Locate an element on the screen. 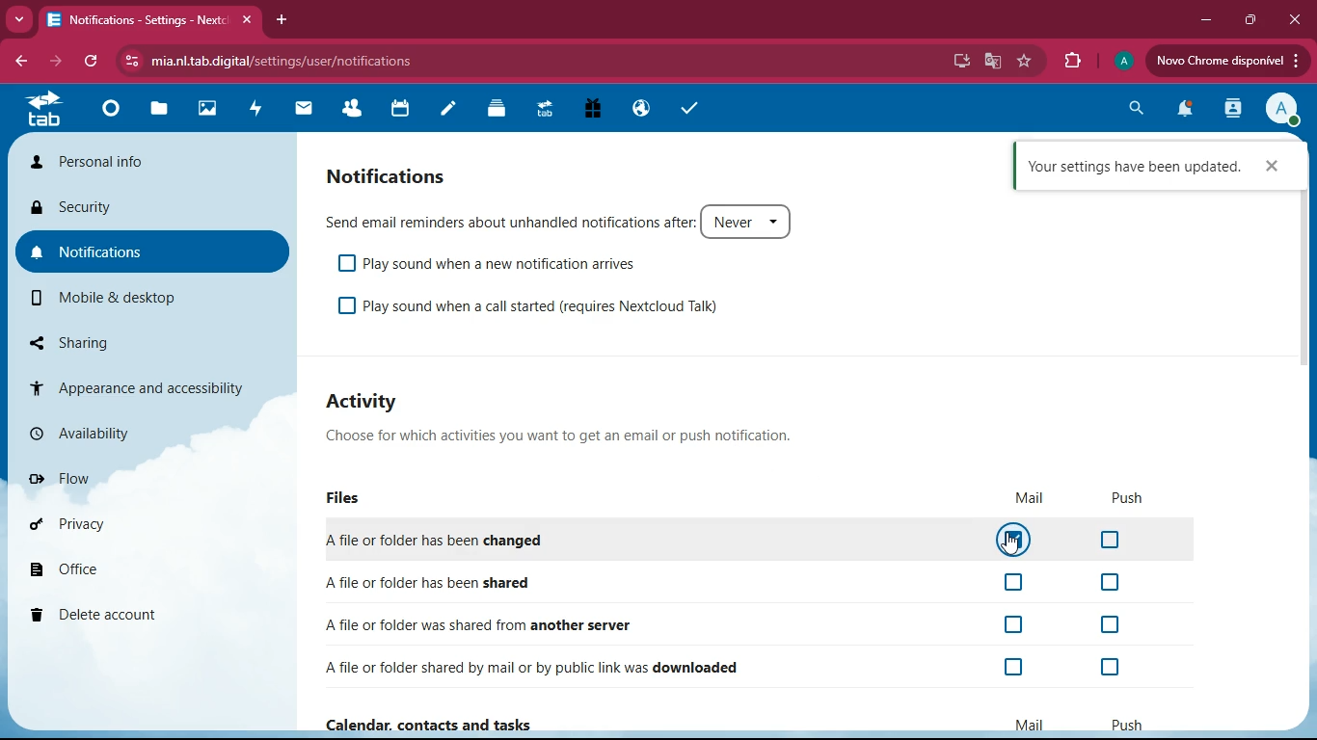  sharing is located at coordinates (97, 339).